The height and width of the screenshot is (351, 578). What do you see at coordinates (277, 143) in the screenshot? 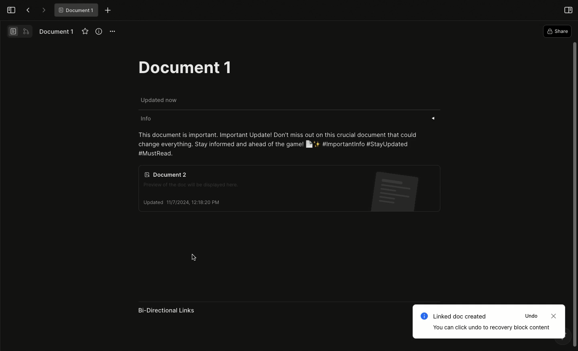
I see `This document is important. Important Update! Don't miss out on this crucial document that could
change everything. Stay informed and ahead of the game! [la + #Importantinfo #StayUpdated
#MustRead.` at bounding box center [277, 143].